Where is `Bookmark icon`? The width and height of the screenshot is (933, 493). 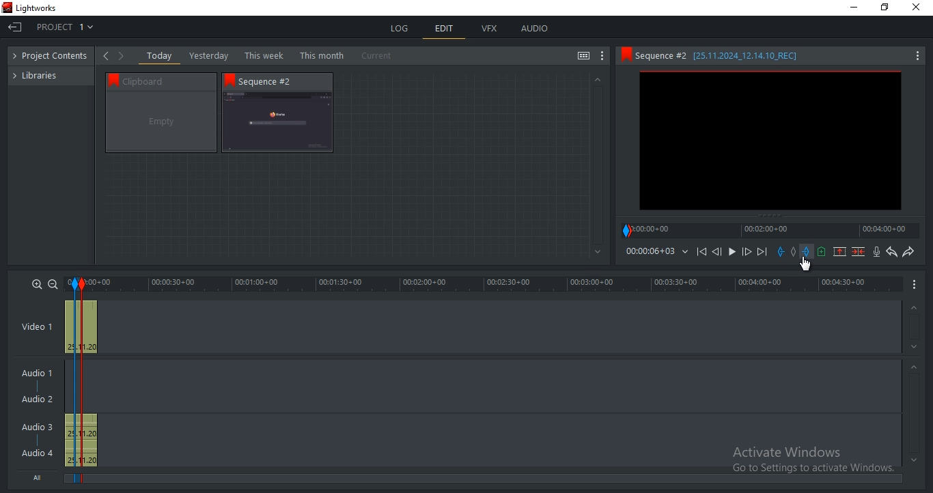 Bookmark icon is located at coordinates (111, 79).